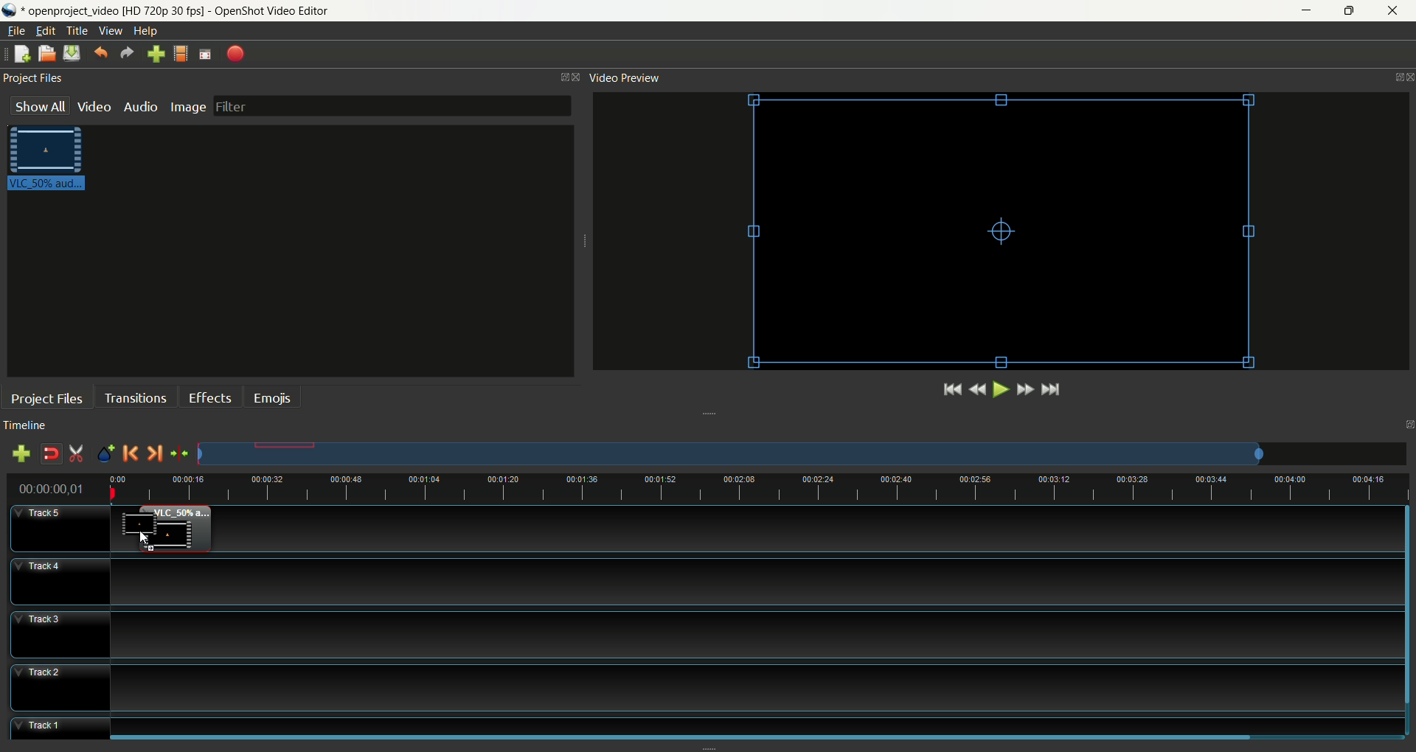  I want to click on timeline, so click(29, 424).